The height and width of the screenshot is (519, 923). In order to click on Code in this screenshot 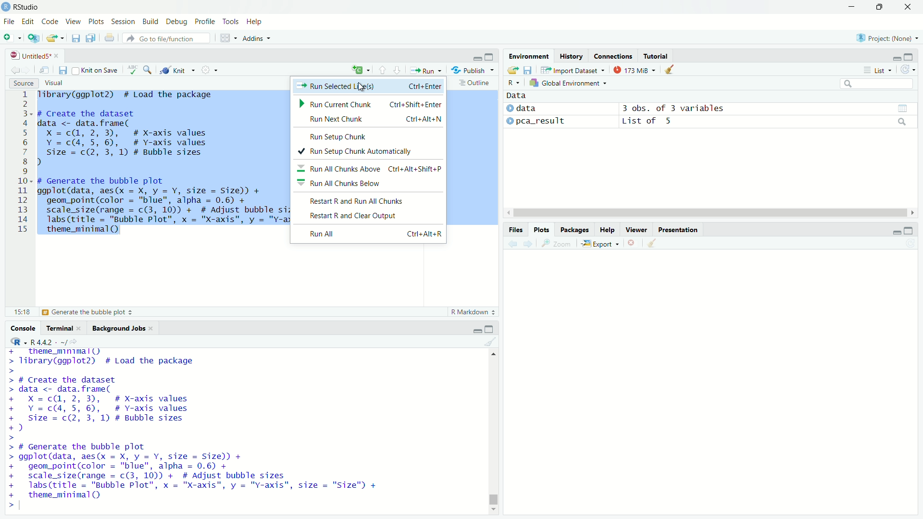, I will do `click(52, 22)`.